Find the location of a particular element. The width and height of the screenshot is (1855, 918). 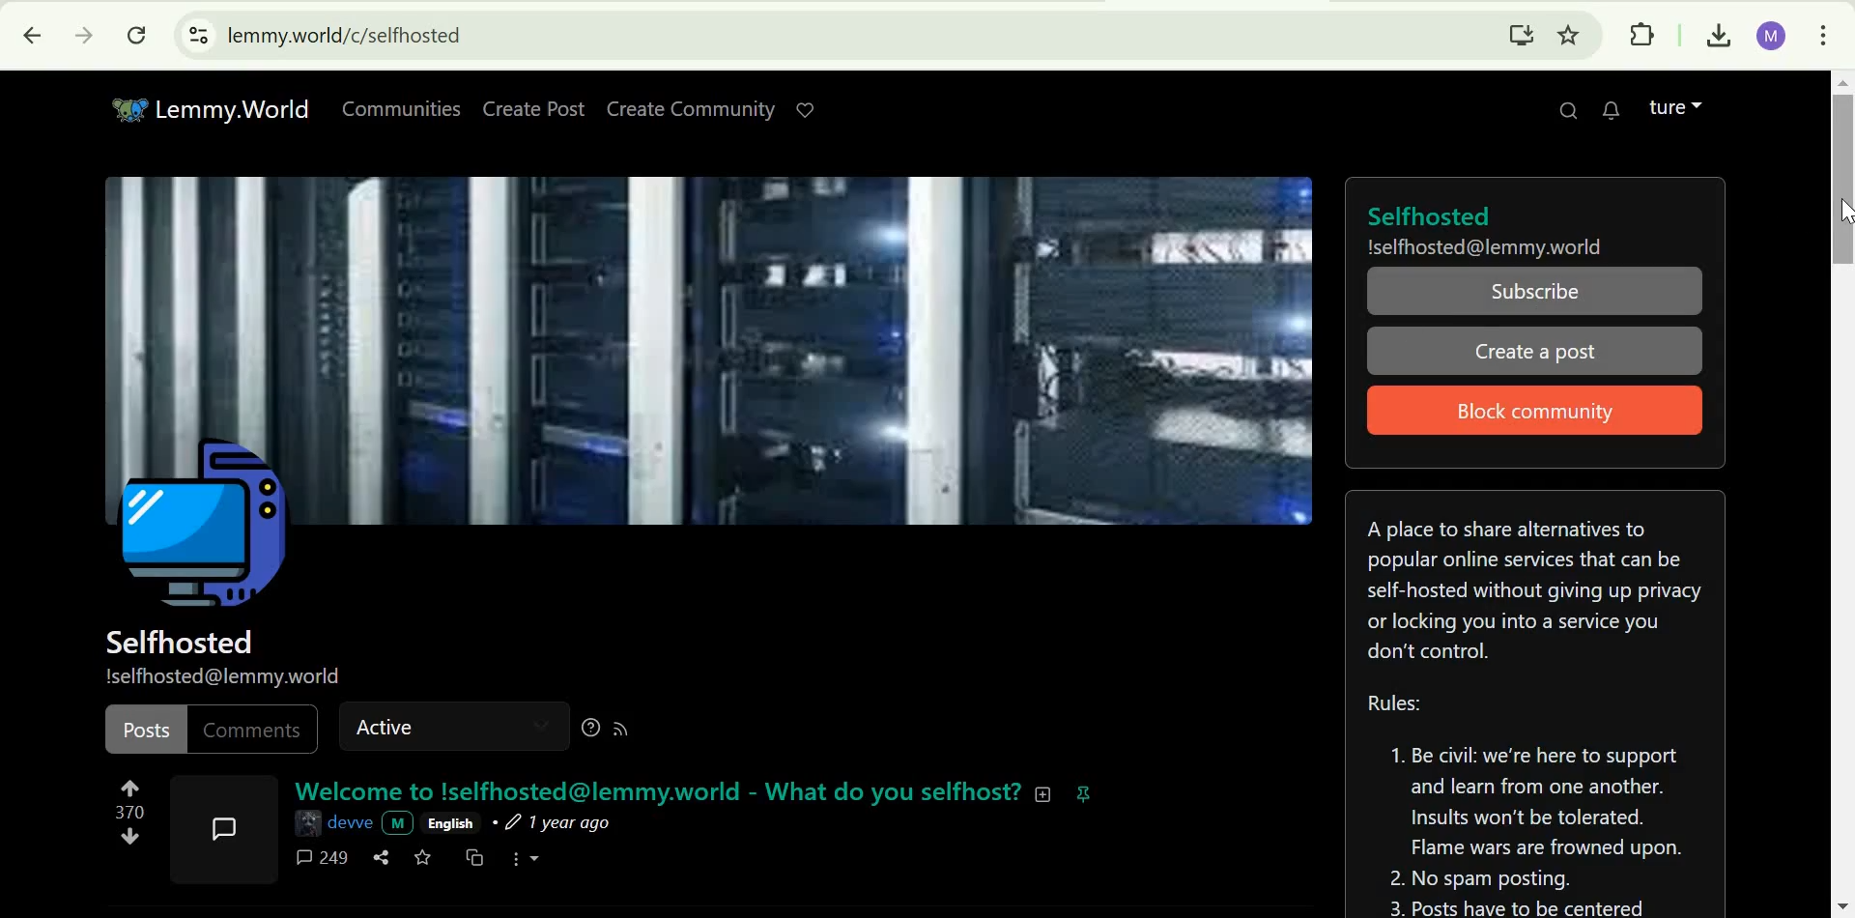

downvote is located at coordinates (130, 836).